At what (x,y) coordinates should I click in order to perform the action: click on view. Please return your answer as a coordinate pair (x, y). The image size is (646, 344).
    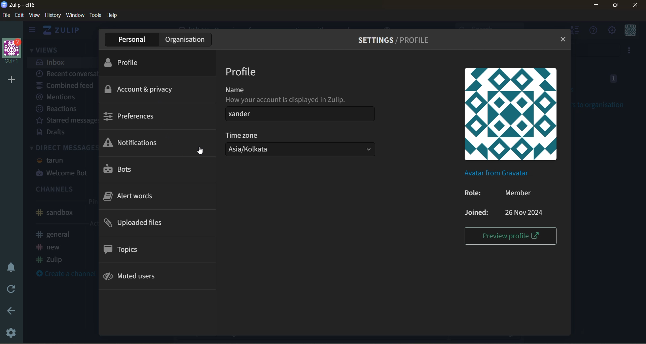
    Looking at the image, I should click on (35, 15).